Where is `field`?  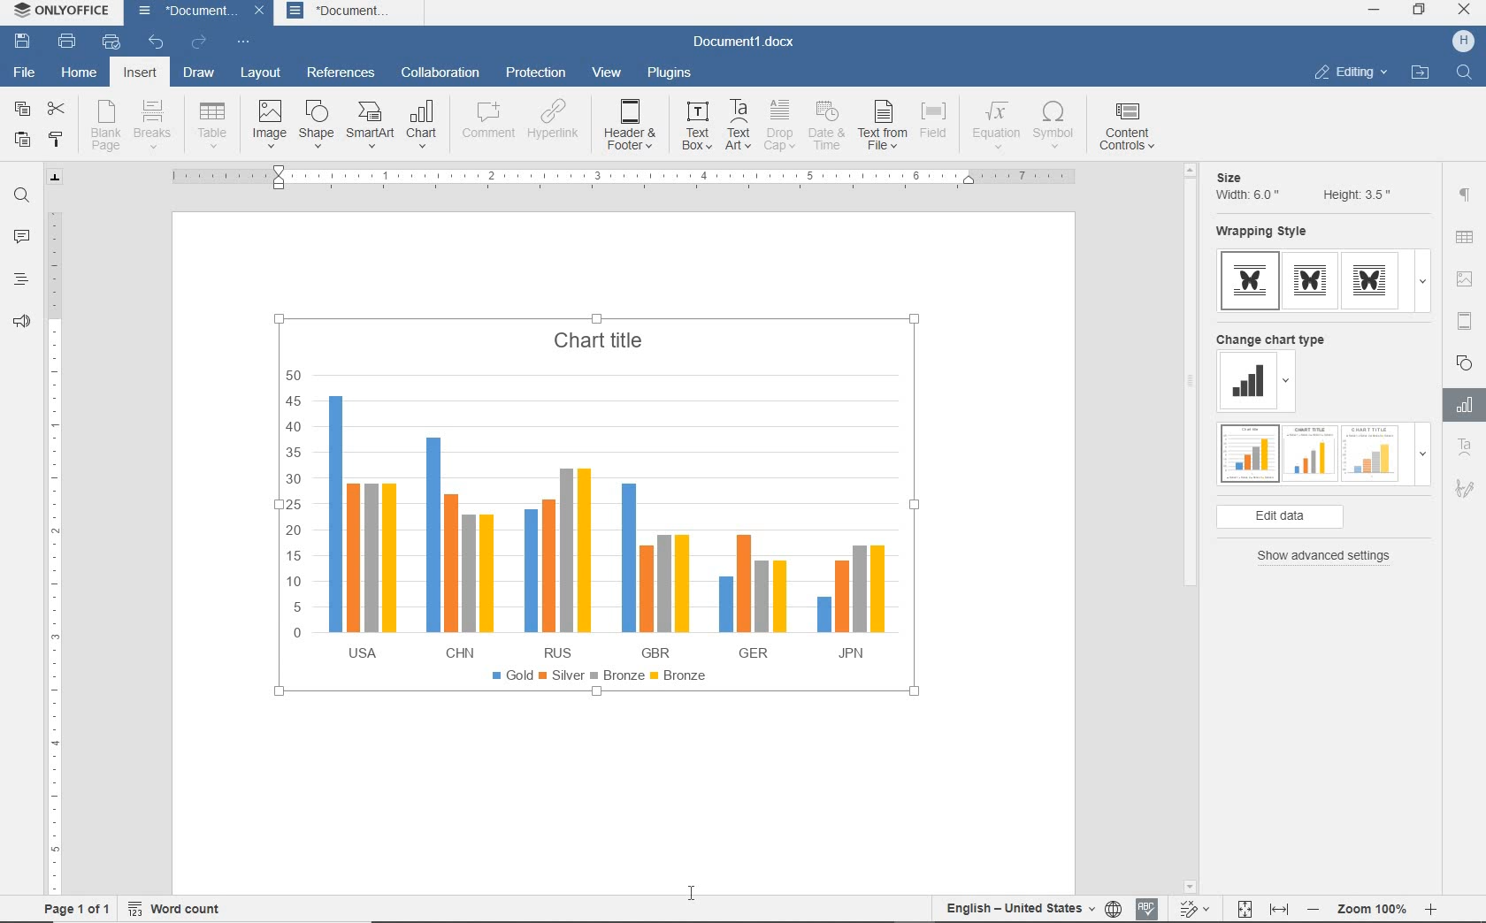
field is located at coordinates (935, 126).